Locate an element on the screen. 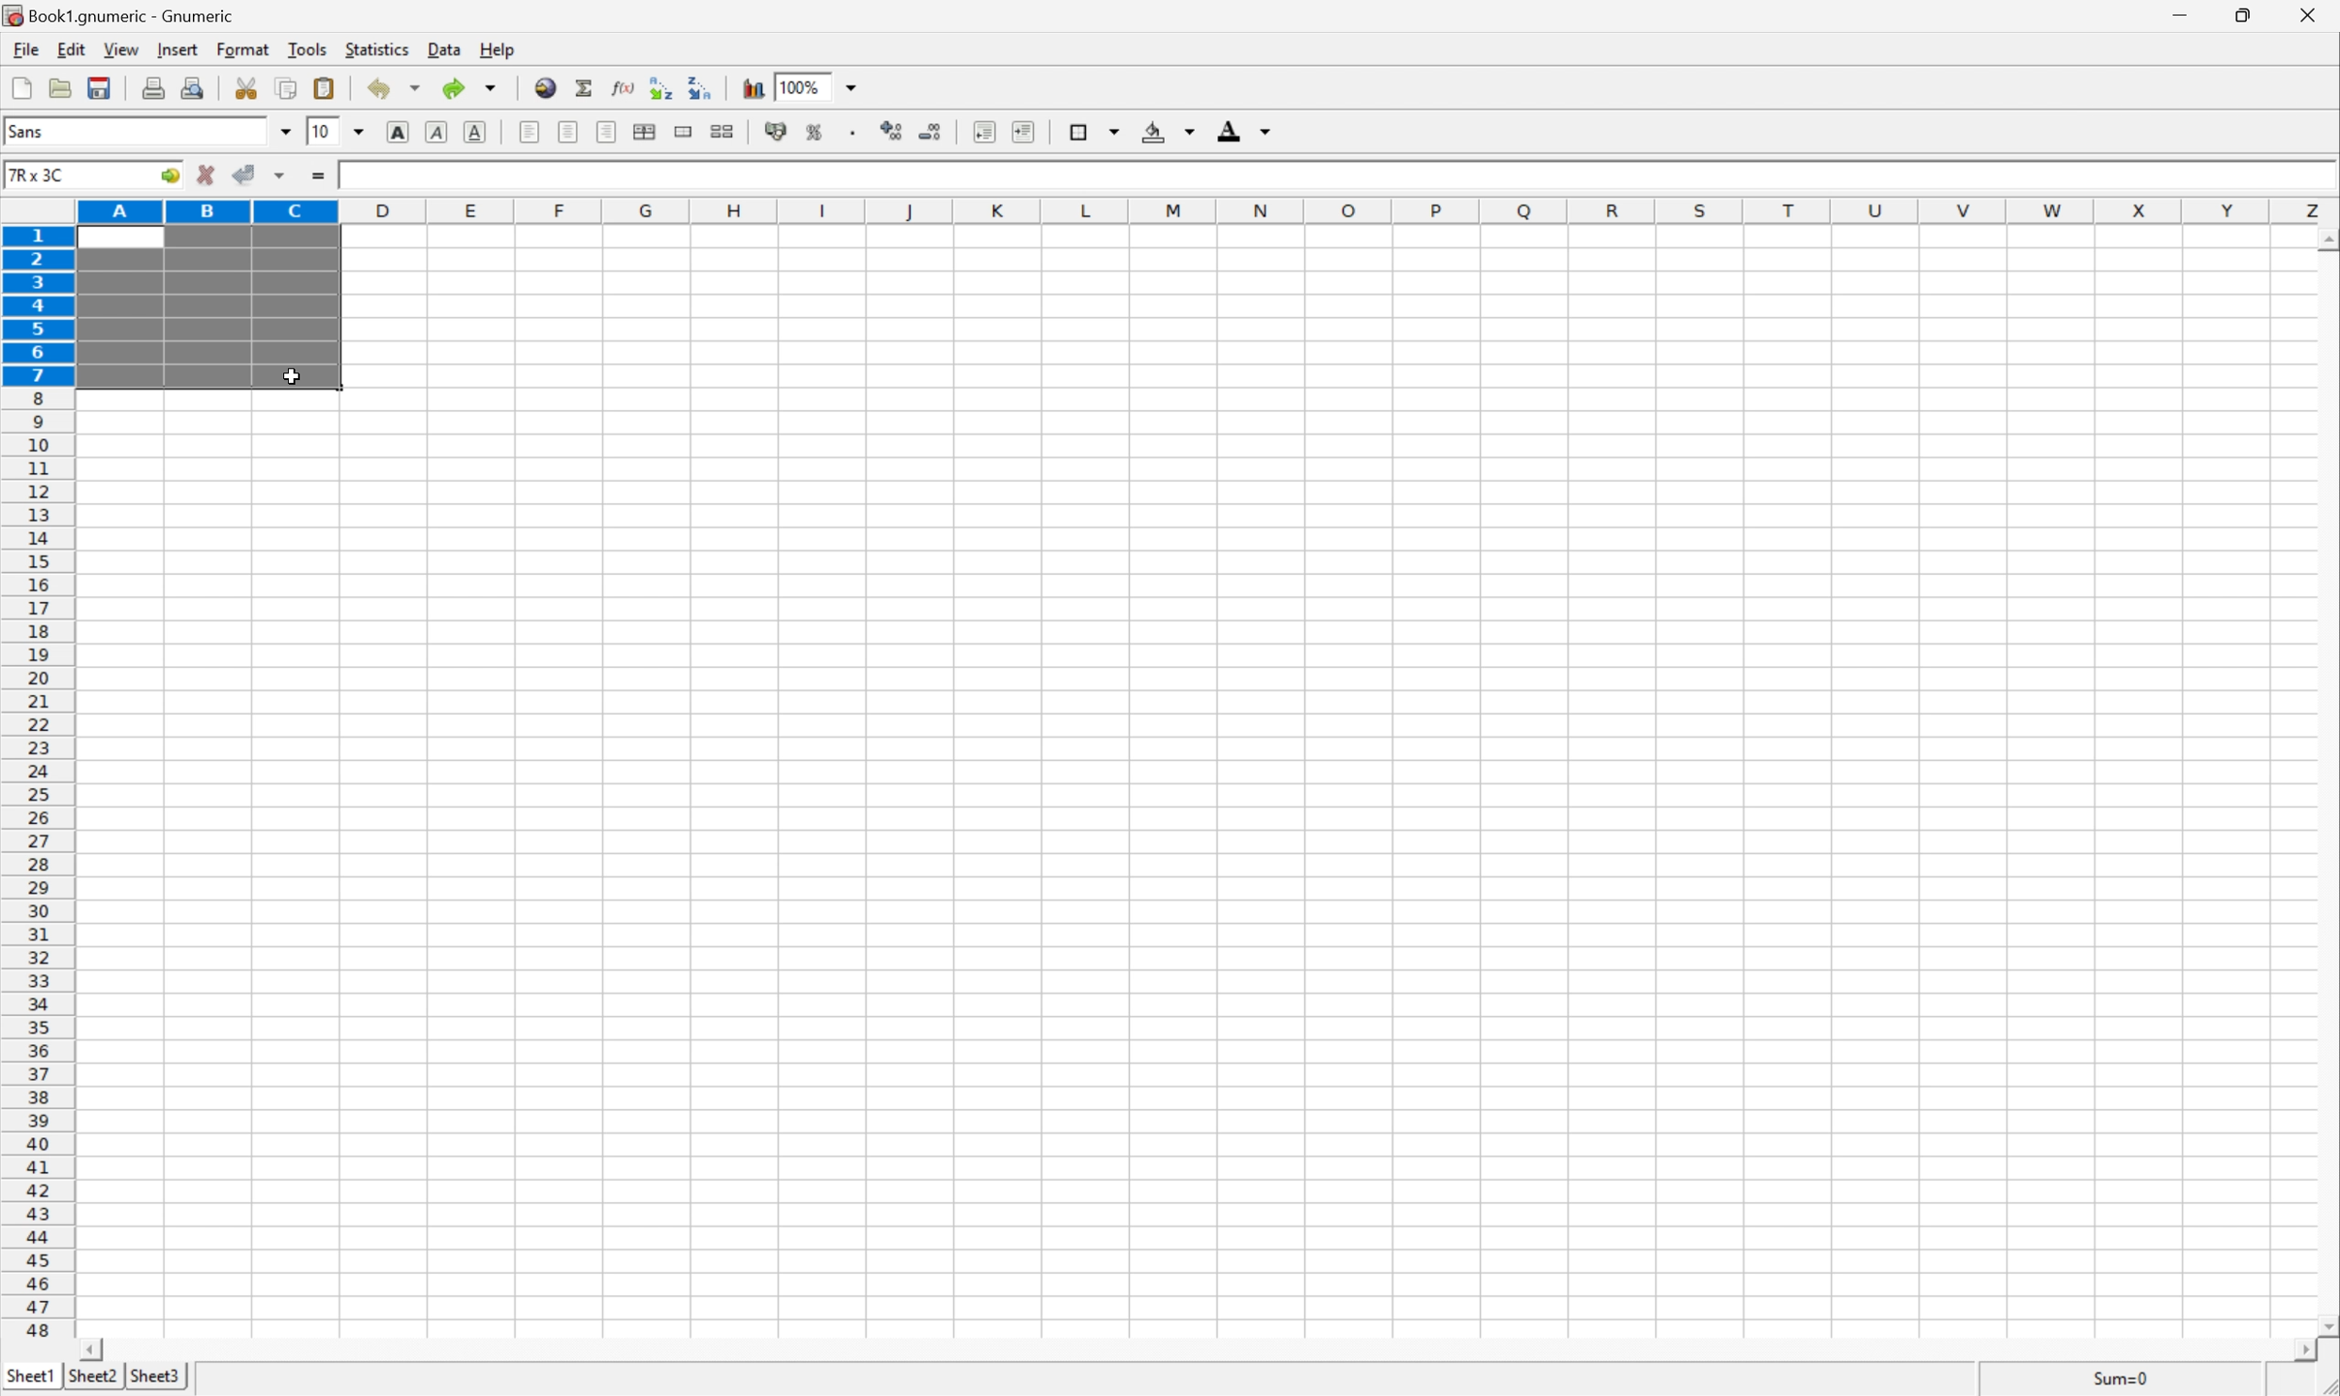 The image size is (2340, 1396). help is located at coordinates (496, 48).